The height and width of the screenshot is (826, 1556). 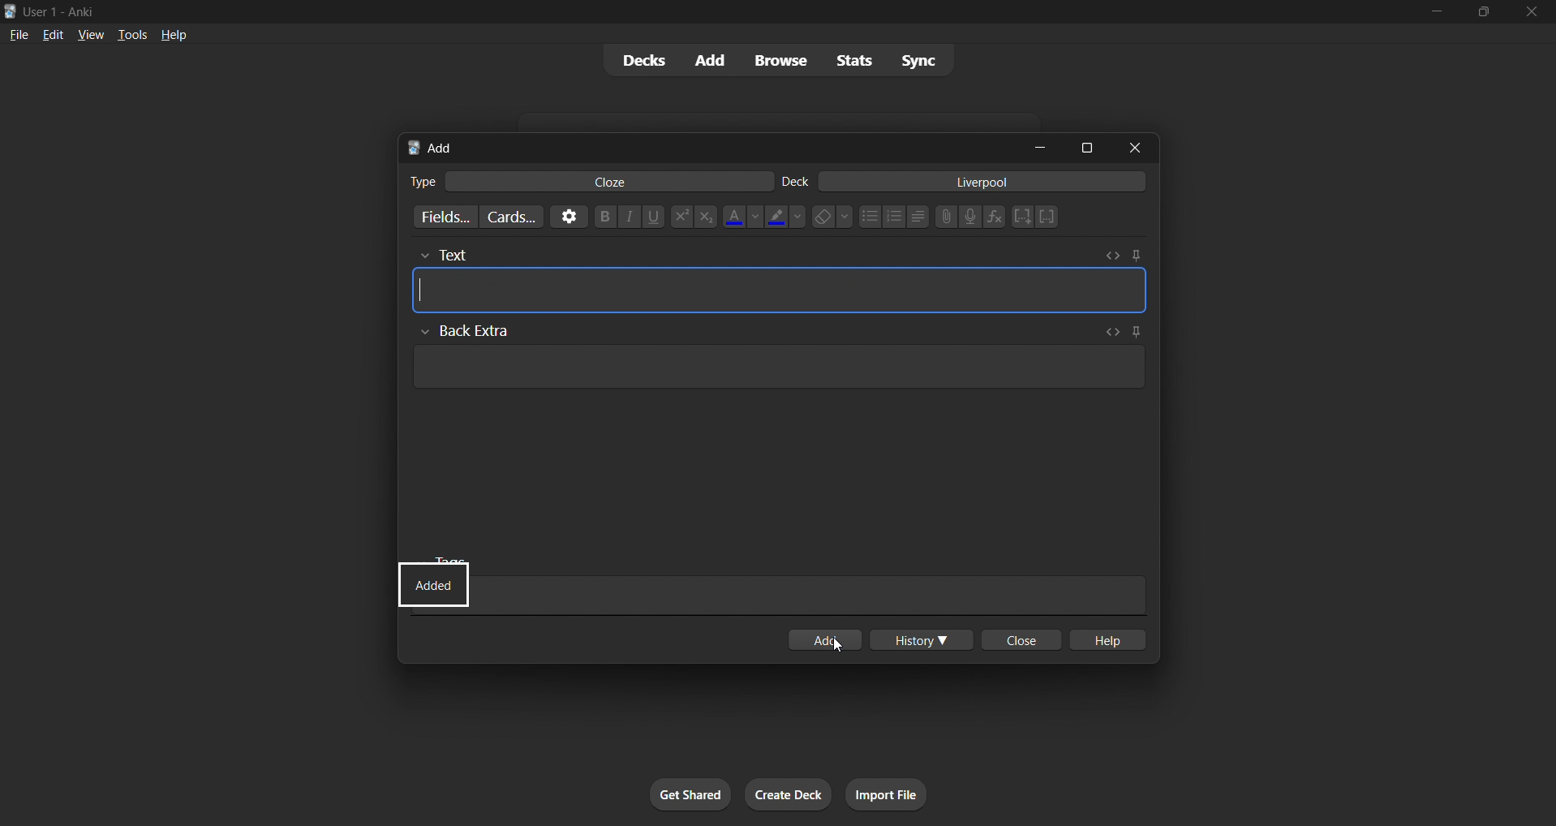 I want to click on underline, so click(x=653, y=221).